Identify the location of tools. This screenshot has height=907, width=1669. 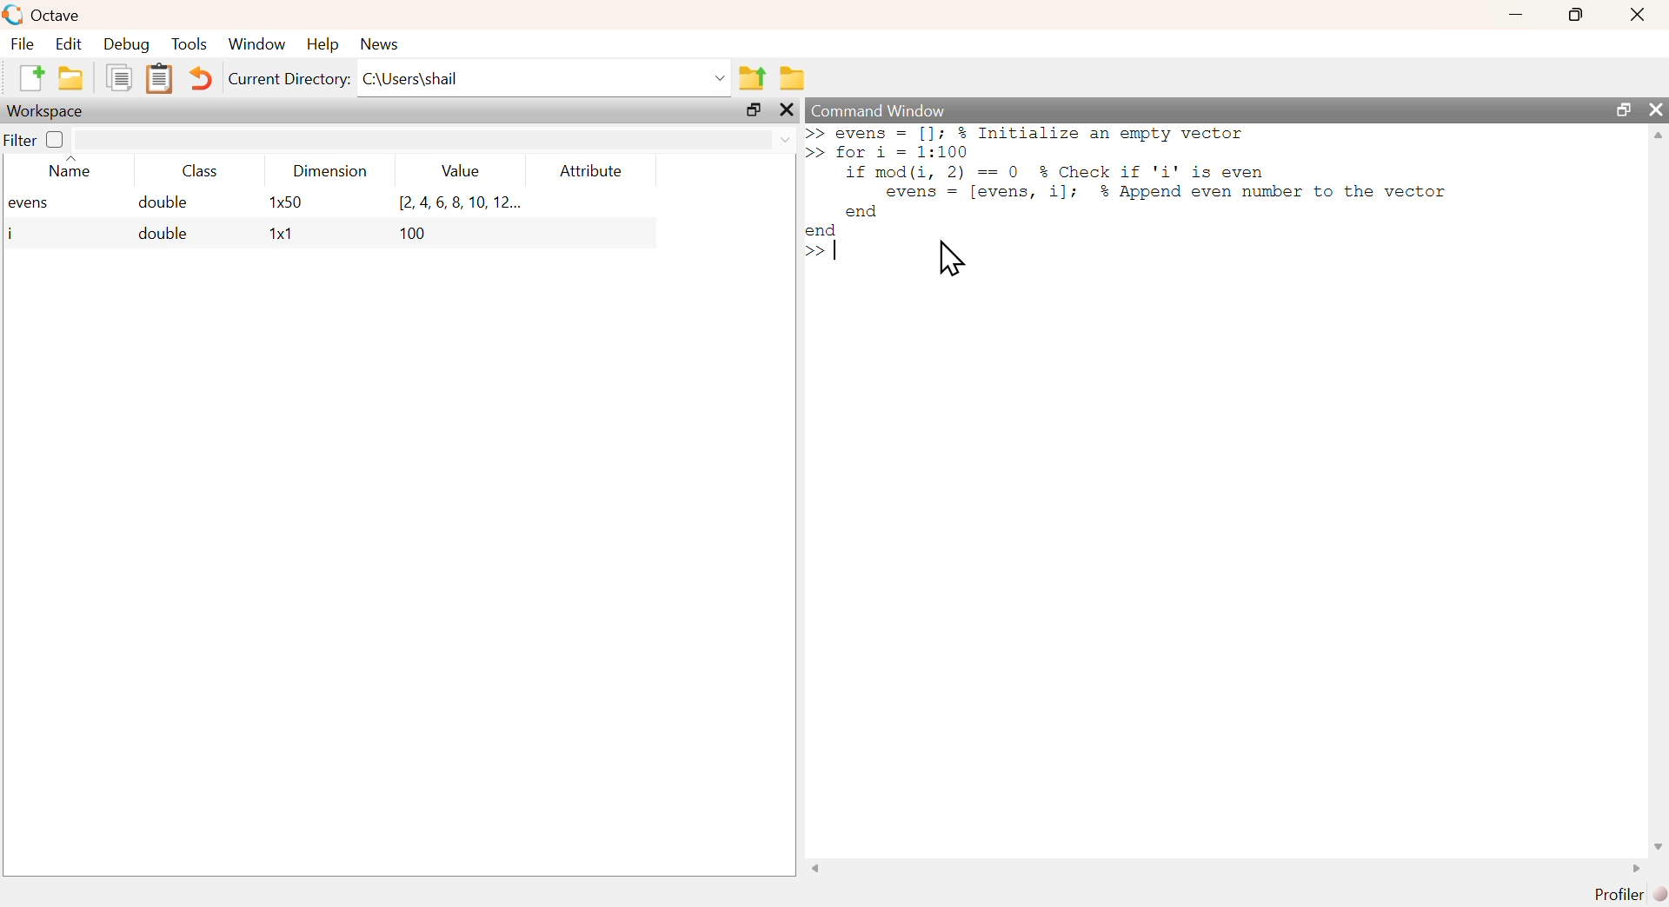
(192, 43).